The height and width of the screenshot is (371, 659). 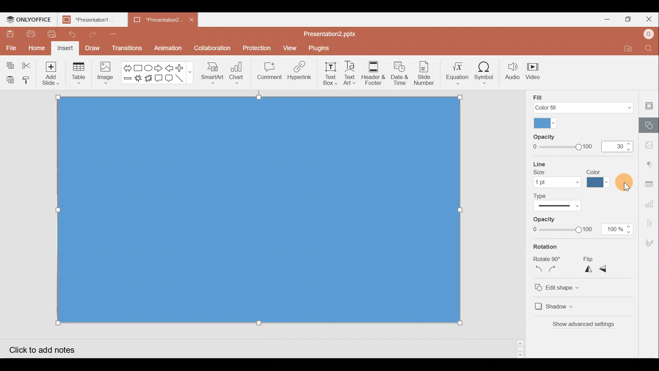 What do you see at coordinates (519, 347) in the screenshot?
I see `Slide bar` at bounding box center [519, 347].